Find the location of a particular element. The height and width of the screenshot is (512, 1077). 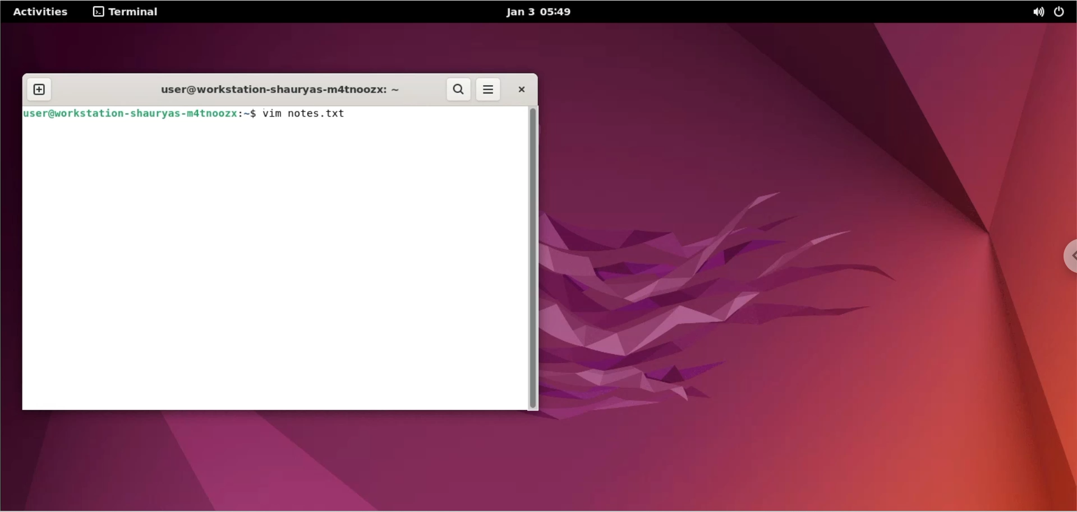

chrome options is located at coordinates (1066, 259).